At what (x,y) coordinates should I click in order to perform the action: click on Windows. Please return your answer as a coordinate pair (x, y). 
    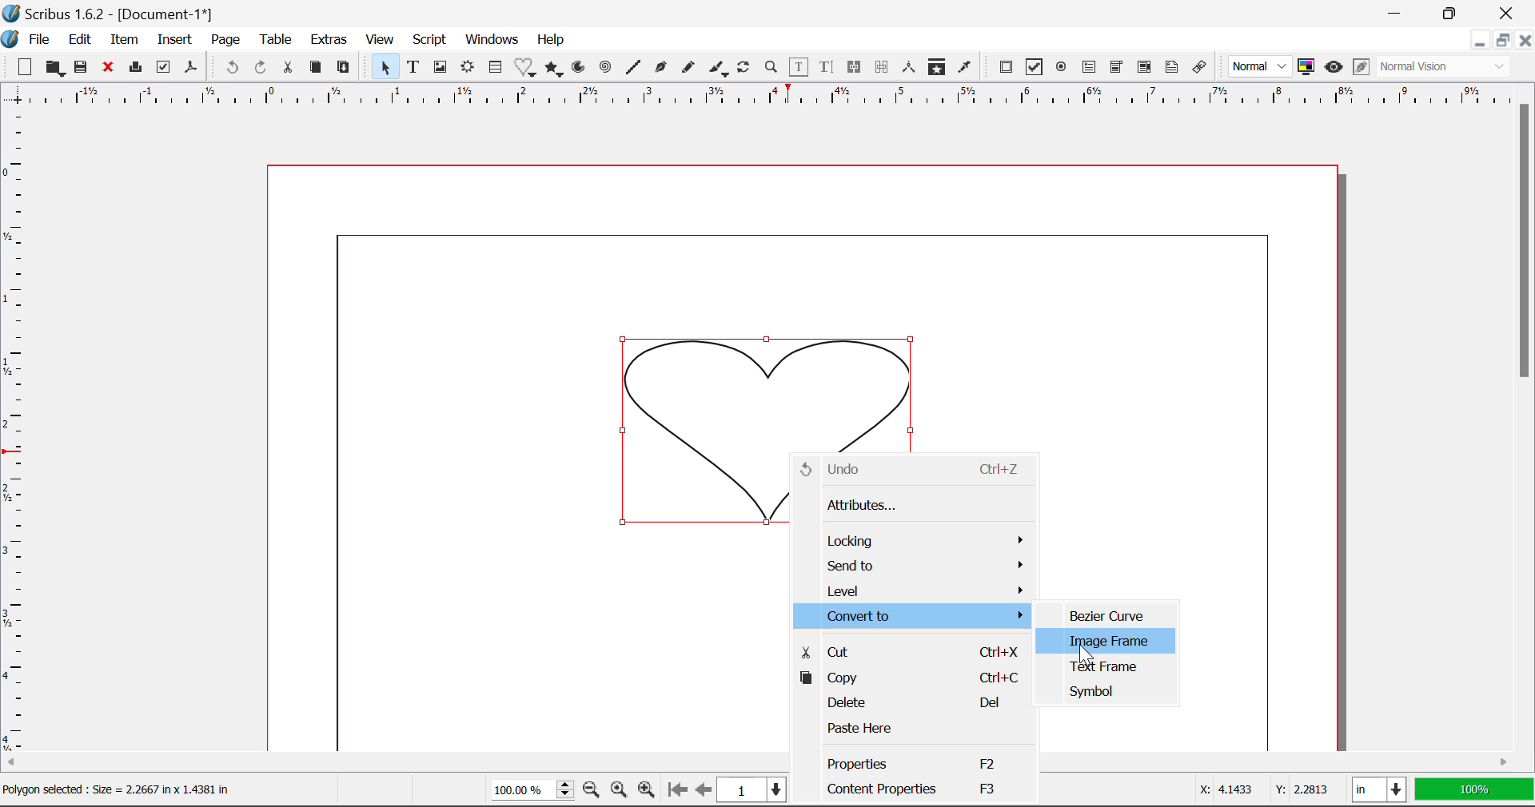
    Looking at the image, I should click on (492, 40).